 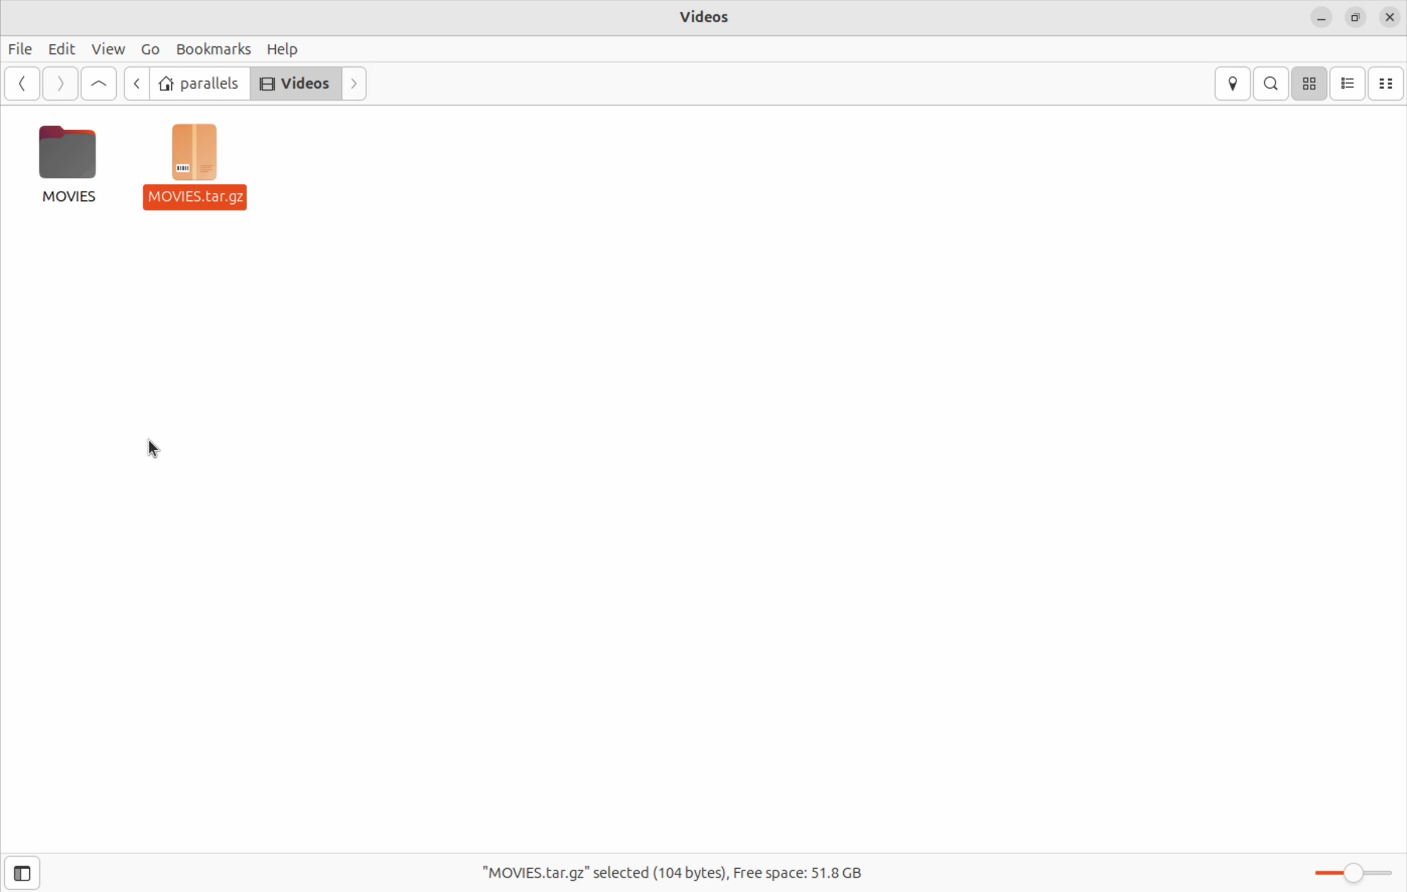 What do you see at coordinates (1388, 83) in the screenshot?
I see `compact view` at bounding box center [1388, 83].